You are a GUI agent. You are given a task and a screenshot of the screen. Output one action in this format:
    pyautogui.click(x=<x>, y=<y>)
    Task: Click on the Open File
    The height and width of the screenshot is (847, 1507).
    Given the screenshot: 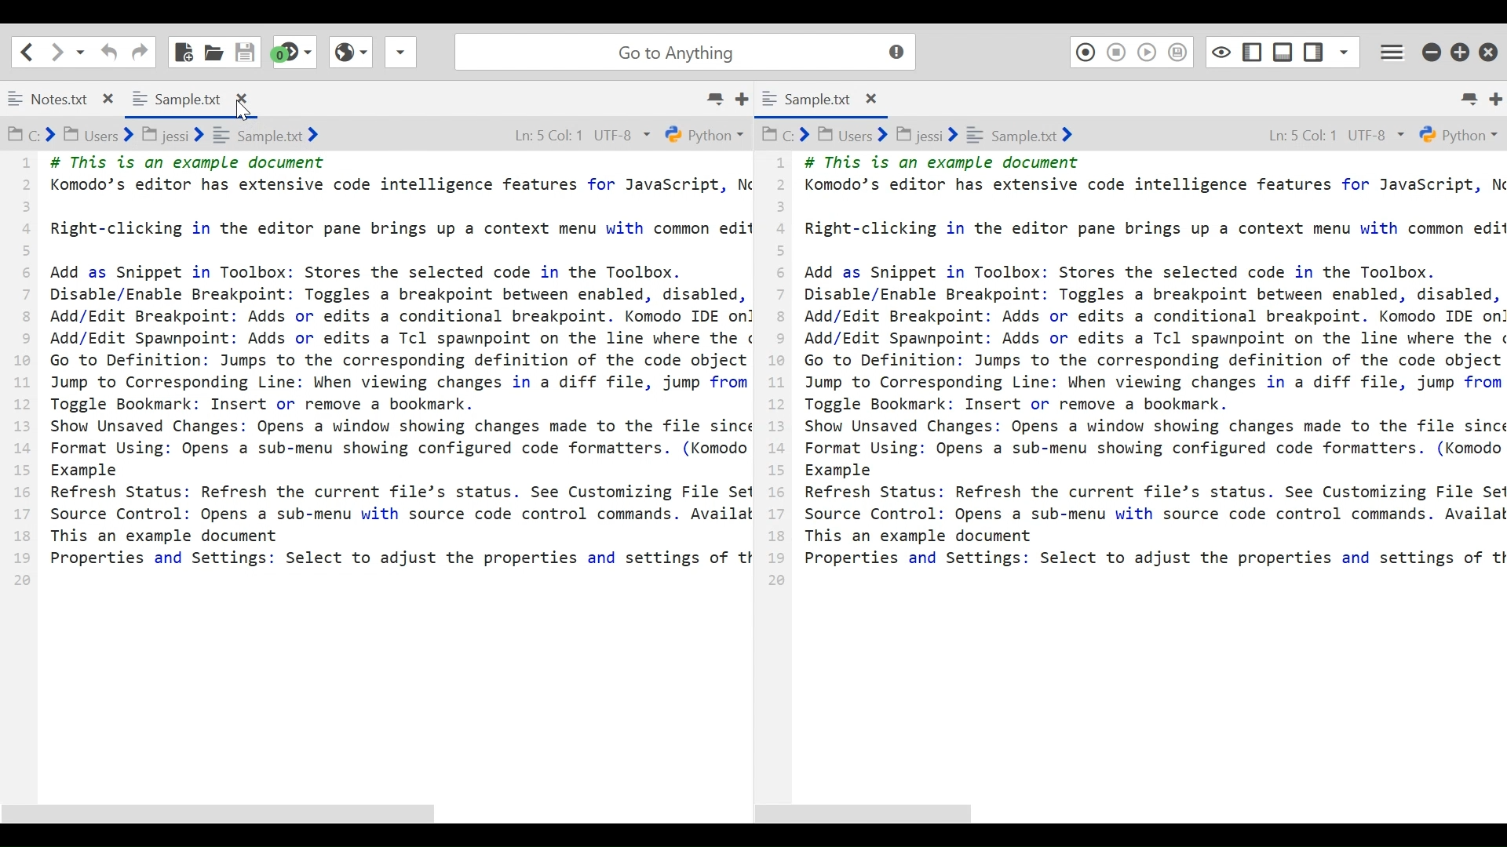 What is the action you would take?
    pyautogui.click(x=213, y=51)
    